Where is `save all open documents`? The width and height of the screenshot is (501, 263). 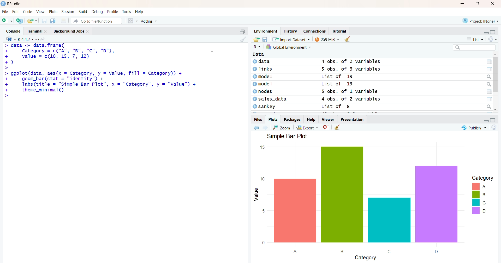
save all open documents is located at coordinates (52, 21).